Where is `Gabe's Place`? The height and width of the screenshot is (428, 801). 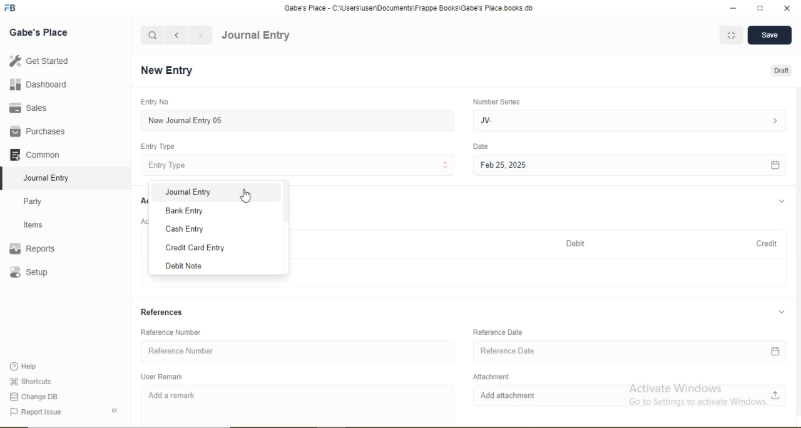
Gabe's Place is located at coordinates (40, 32).